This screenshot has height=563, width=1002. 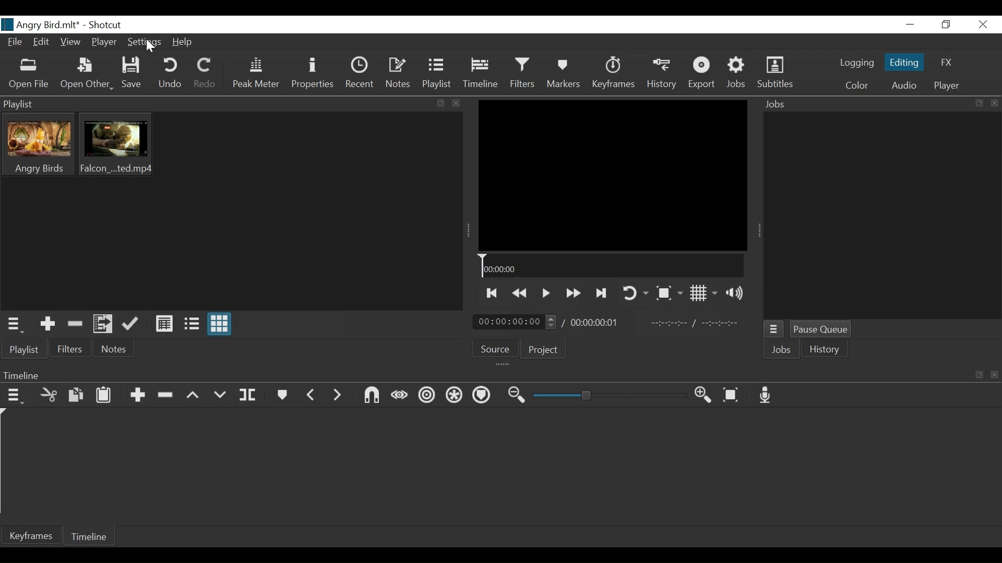 What do you see at coordinates (782, 351) in the screenshot?
I see `Jobs` at bounding box center [782, 351].